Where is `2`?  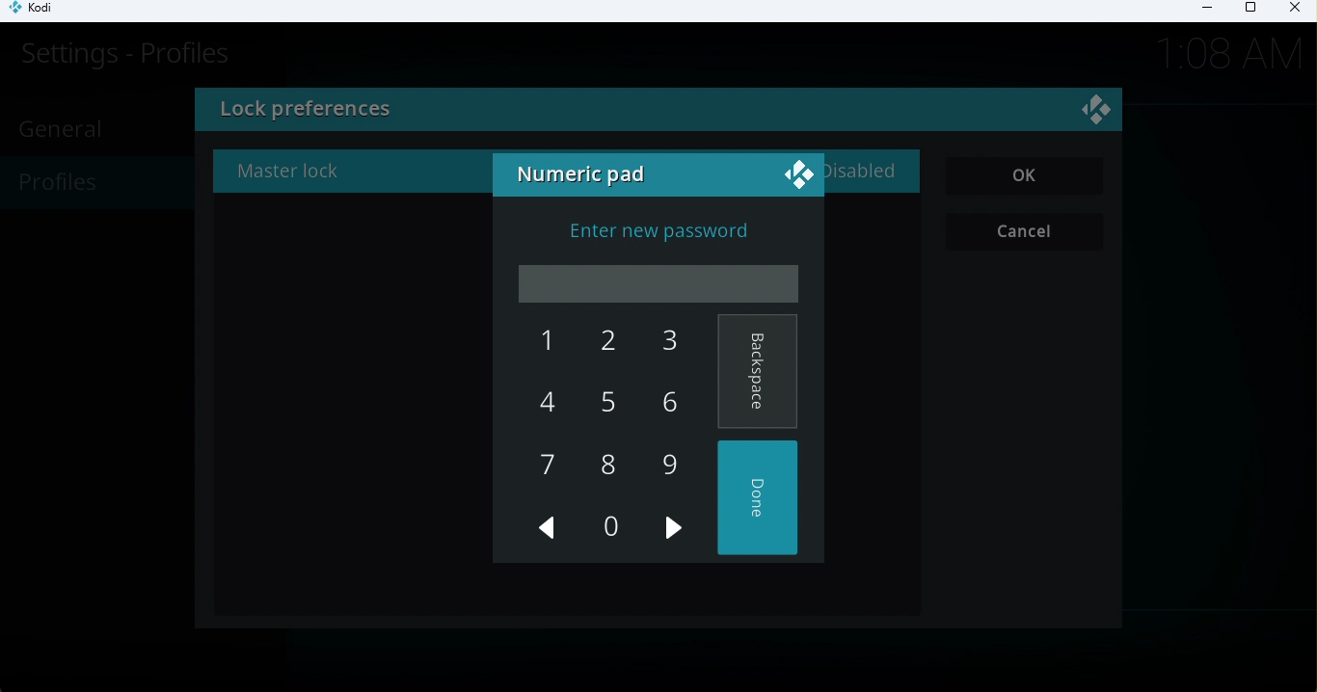 2 is located at coordinates (602, 344).